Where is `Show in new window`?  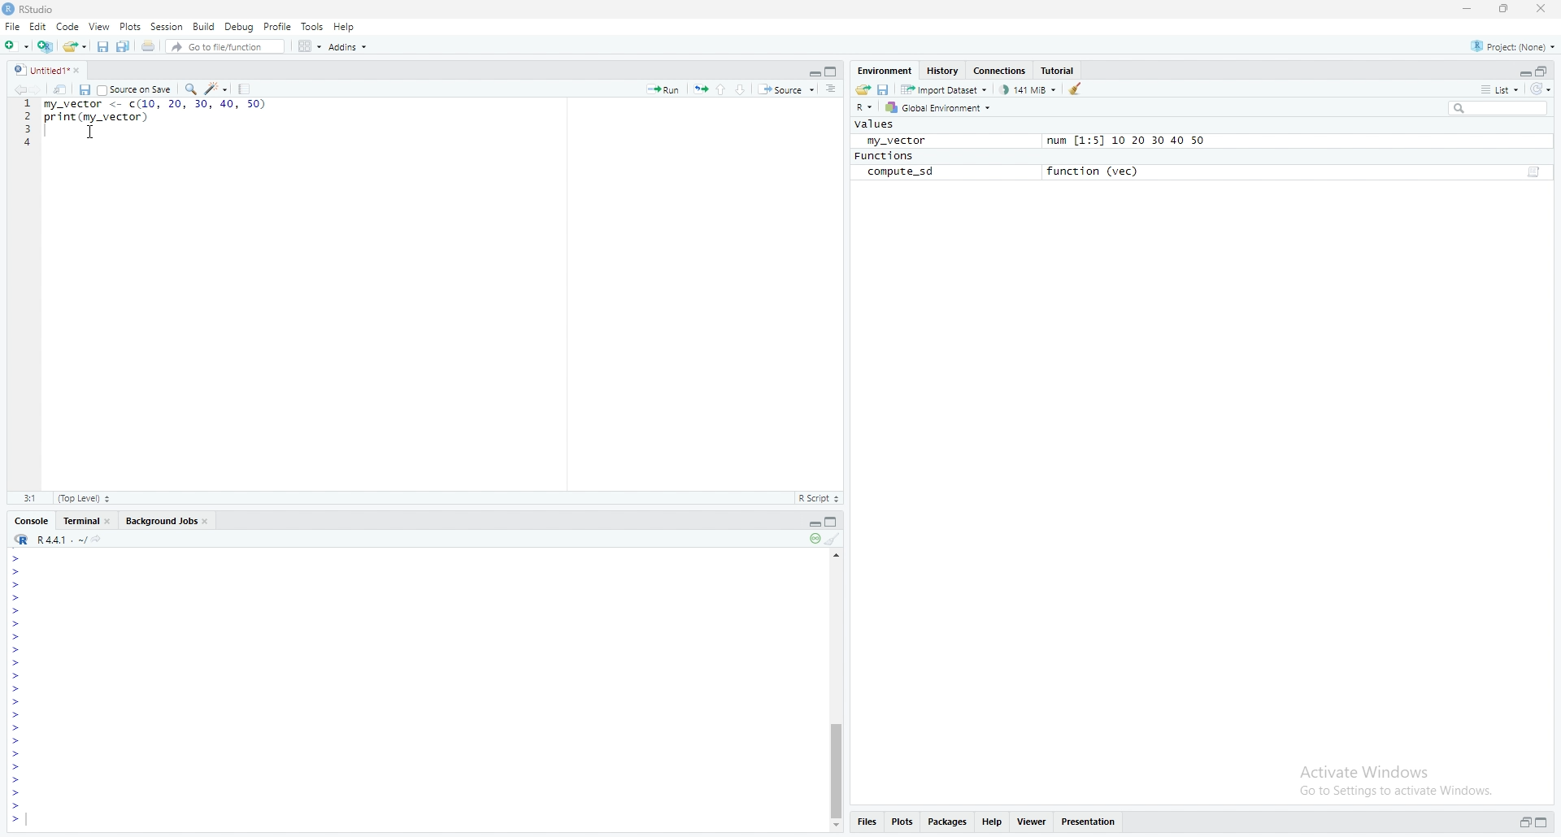
Show in new window is located at coordinates (63, 89).